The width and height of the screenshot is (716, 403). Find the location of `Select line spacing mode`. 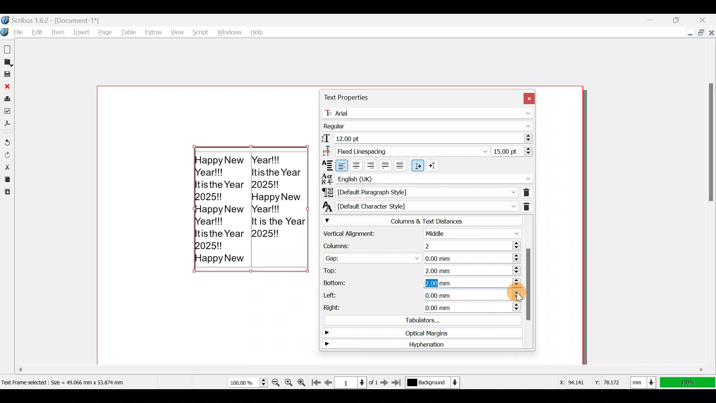

Select line spacing mode is located at coordinates (405, 150).